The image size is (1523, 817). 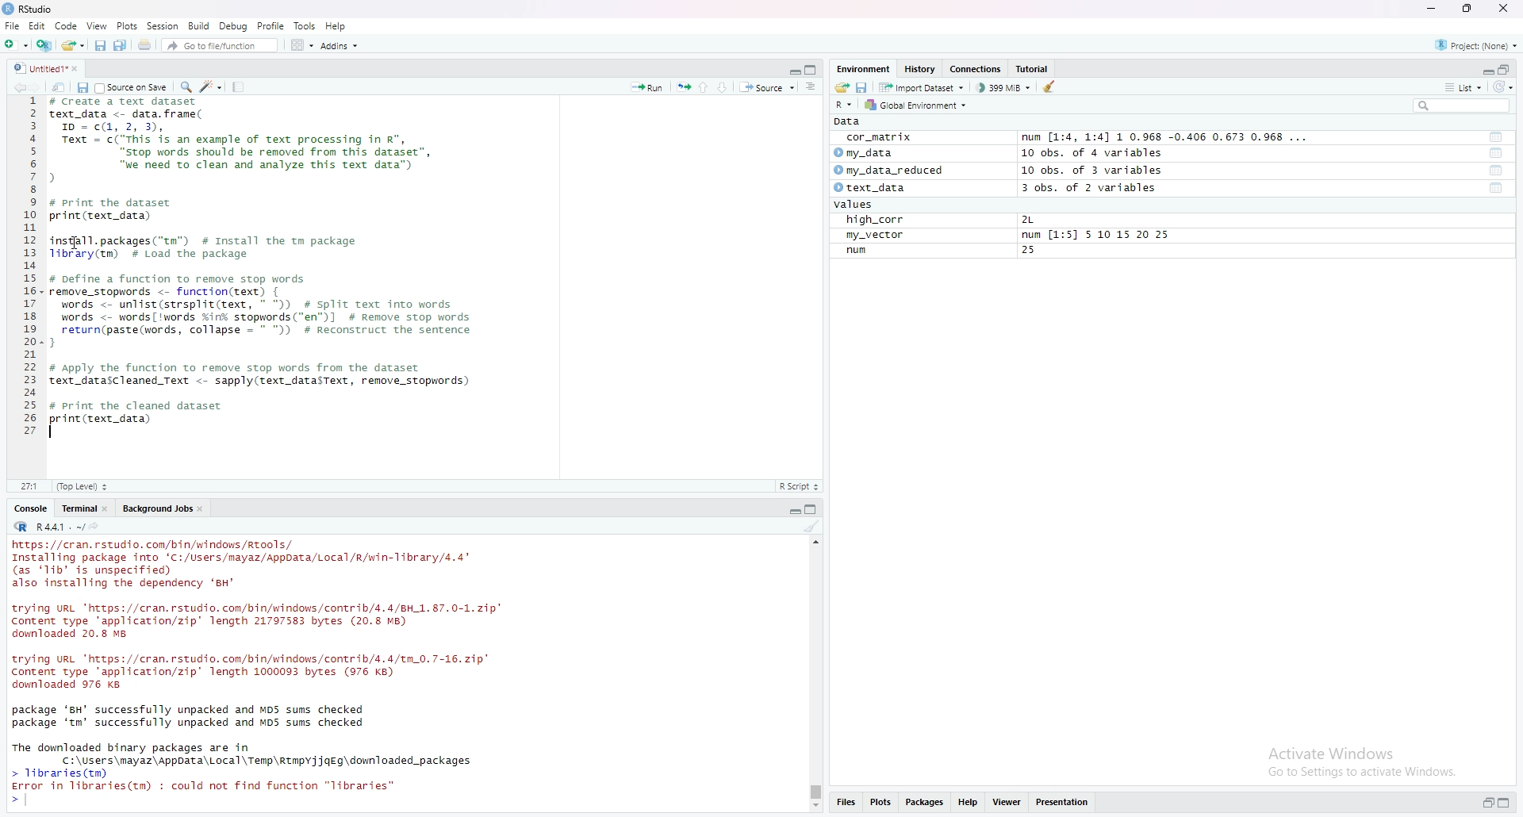 What do you see at coordinates (812, 71) in the screenshot?
I see `collapse` at bounding box center [812, 71].